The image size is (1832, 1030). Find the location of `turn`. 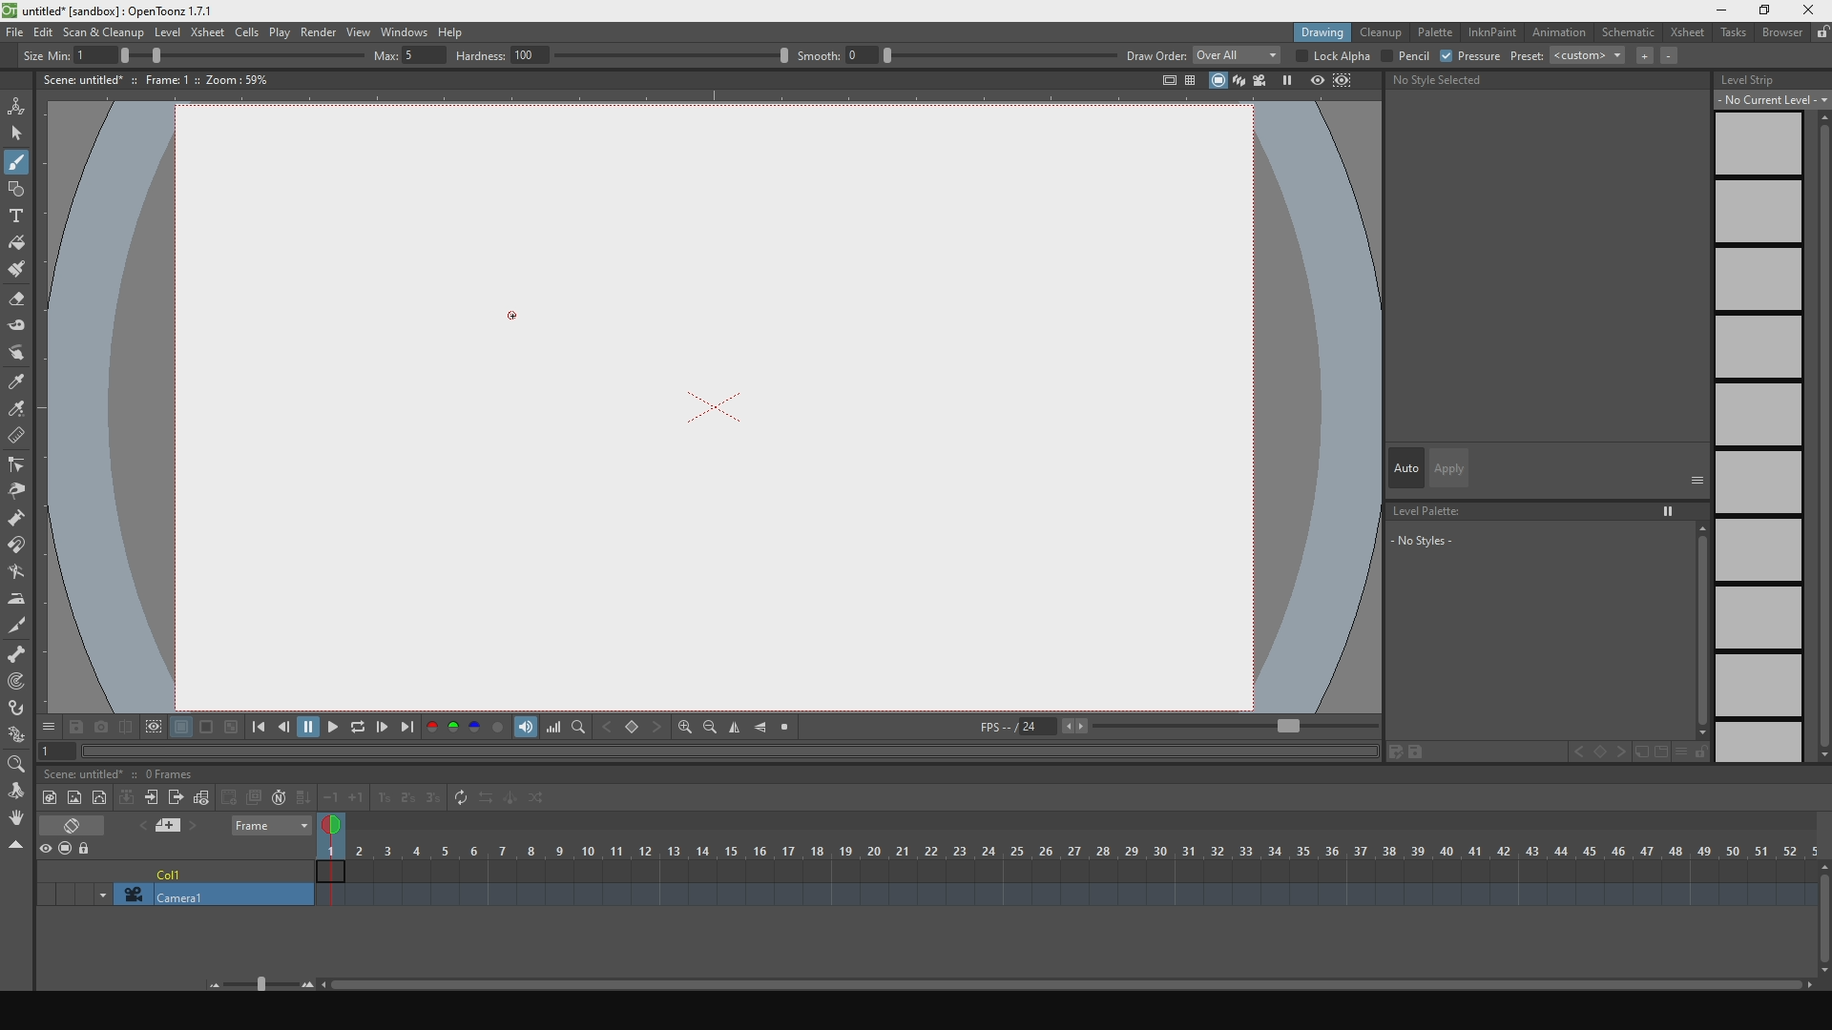

turn is located at coordinates (21, 574).